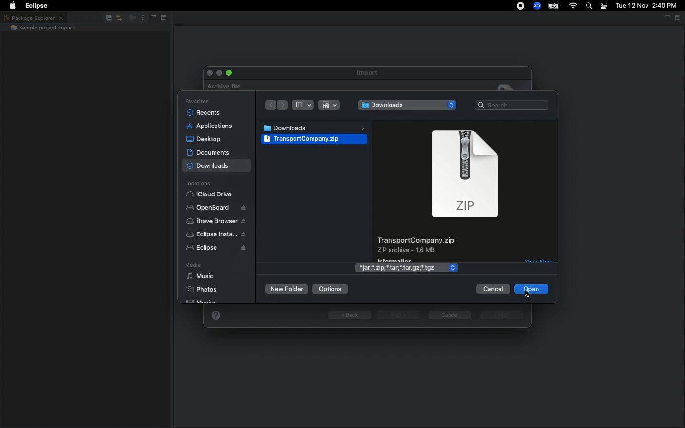  Describe the element at coordinates (213, 167) in the screenshot. I see `Downloads` at that location.